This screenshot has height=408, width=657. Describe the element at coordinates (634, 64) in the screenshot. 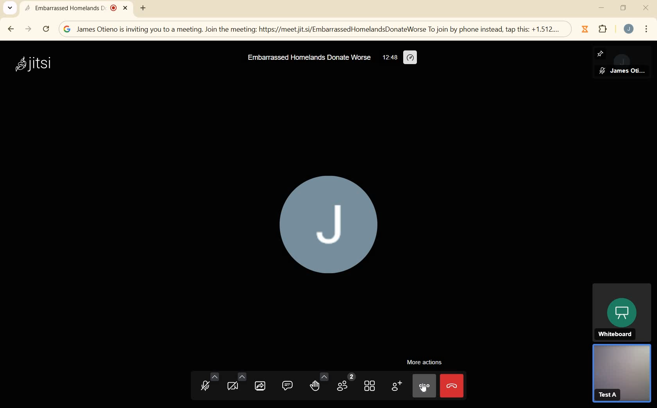

I see `MODERATOR PANEL VIEW` at that location.